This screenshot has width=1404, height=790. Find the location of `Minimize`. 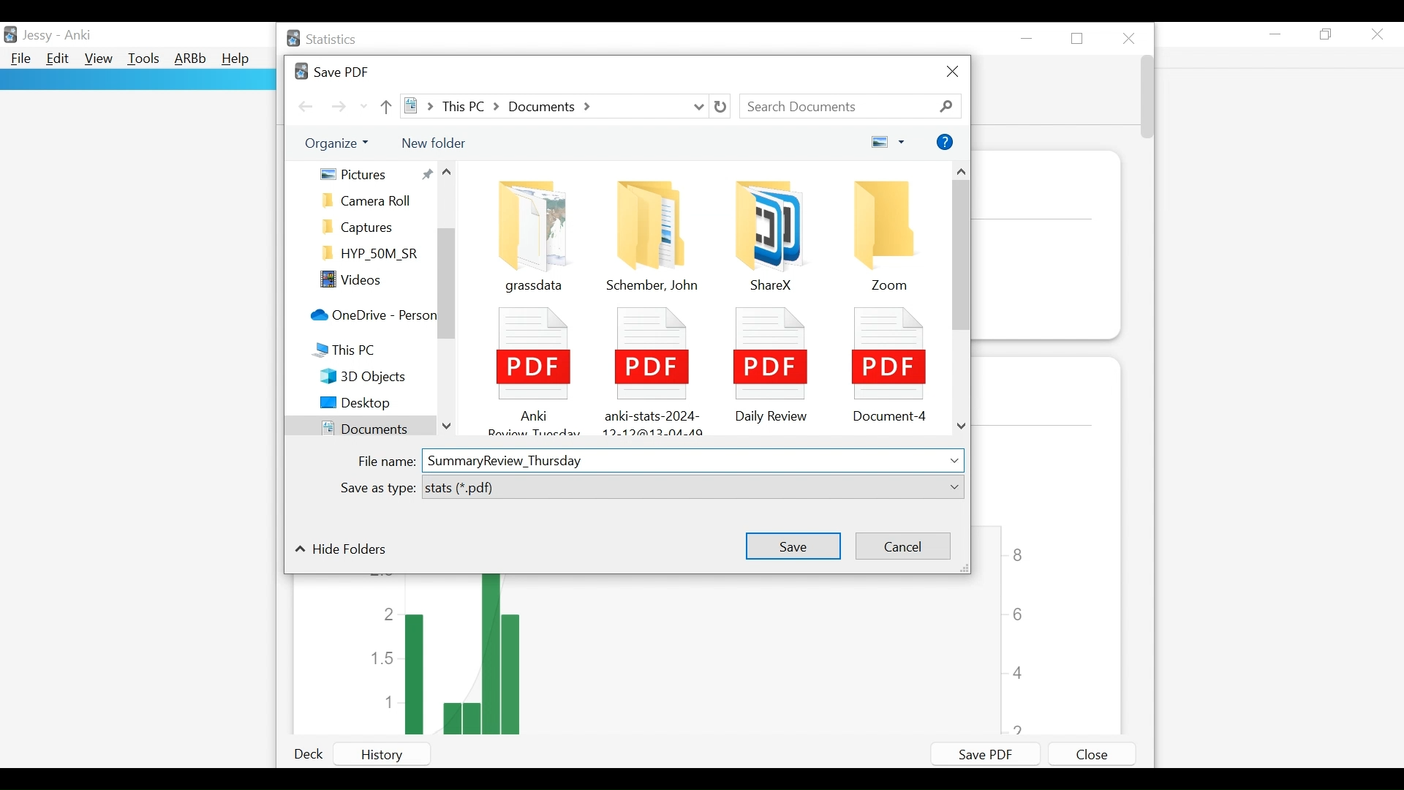

Minimize is located at coordinates (1030, 38).